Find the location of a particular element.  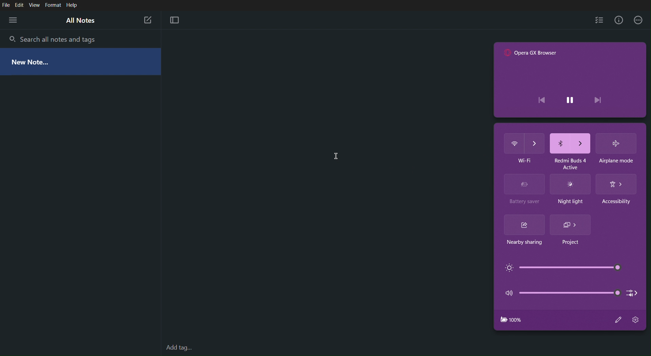

Brightness is located at coordinates (560, 268).